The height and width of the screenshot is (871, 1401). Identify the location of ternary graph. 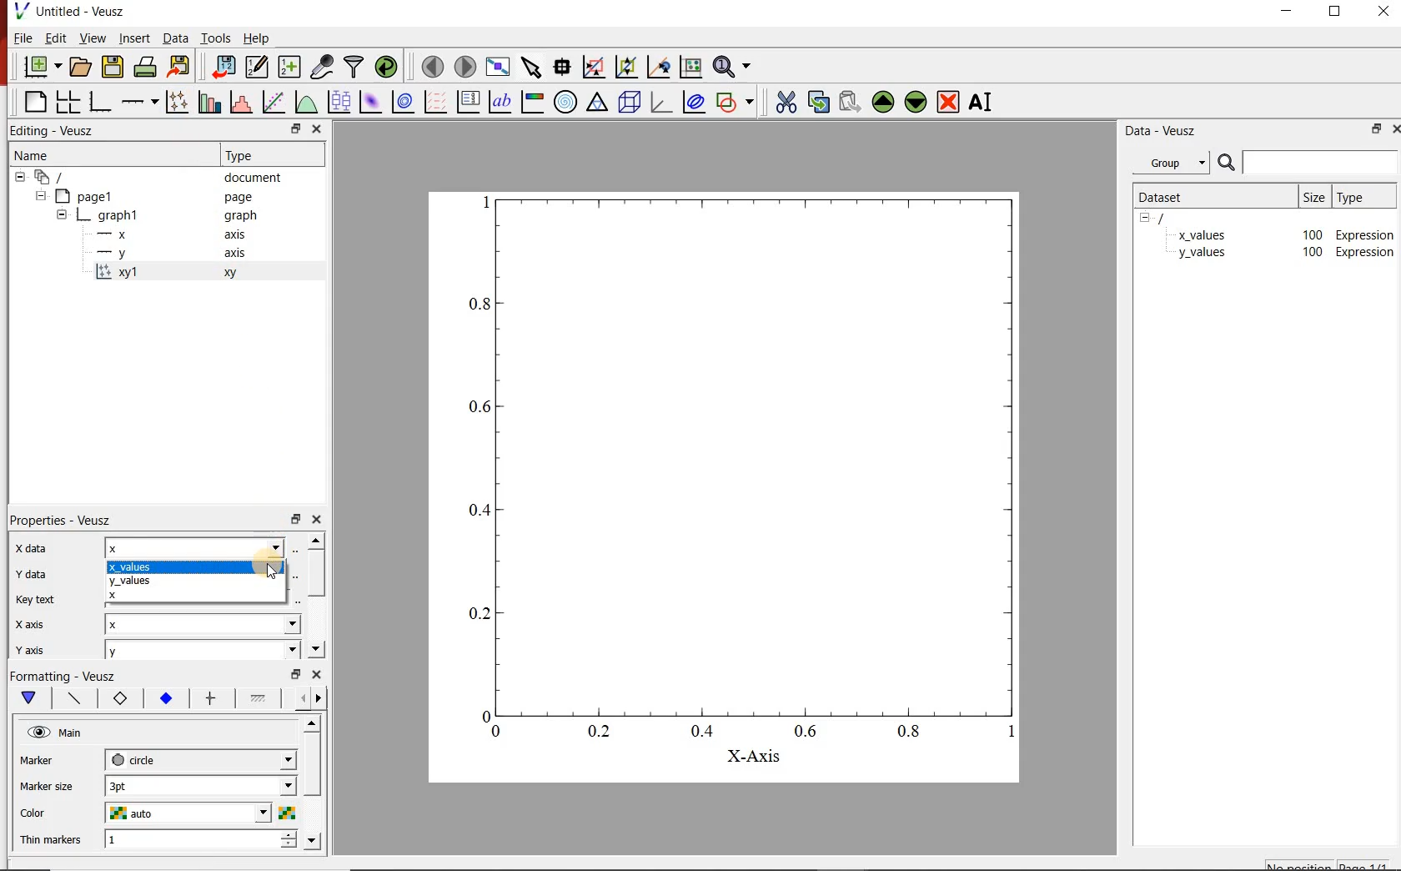
(599, 104).